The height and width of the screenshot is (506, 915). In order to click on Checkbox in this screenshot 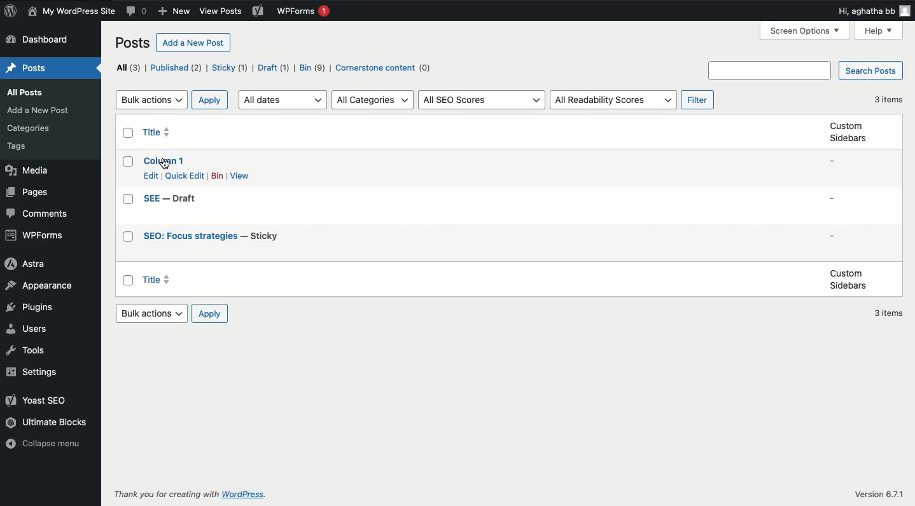, I will do `click(129, 280)`.